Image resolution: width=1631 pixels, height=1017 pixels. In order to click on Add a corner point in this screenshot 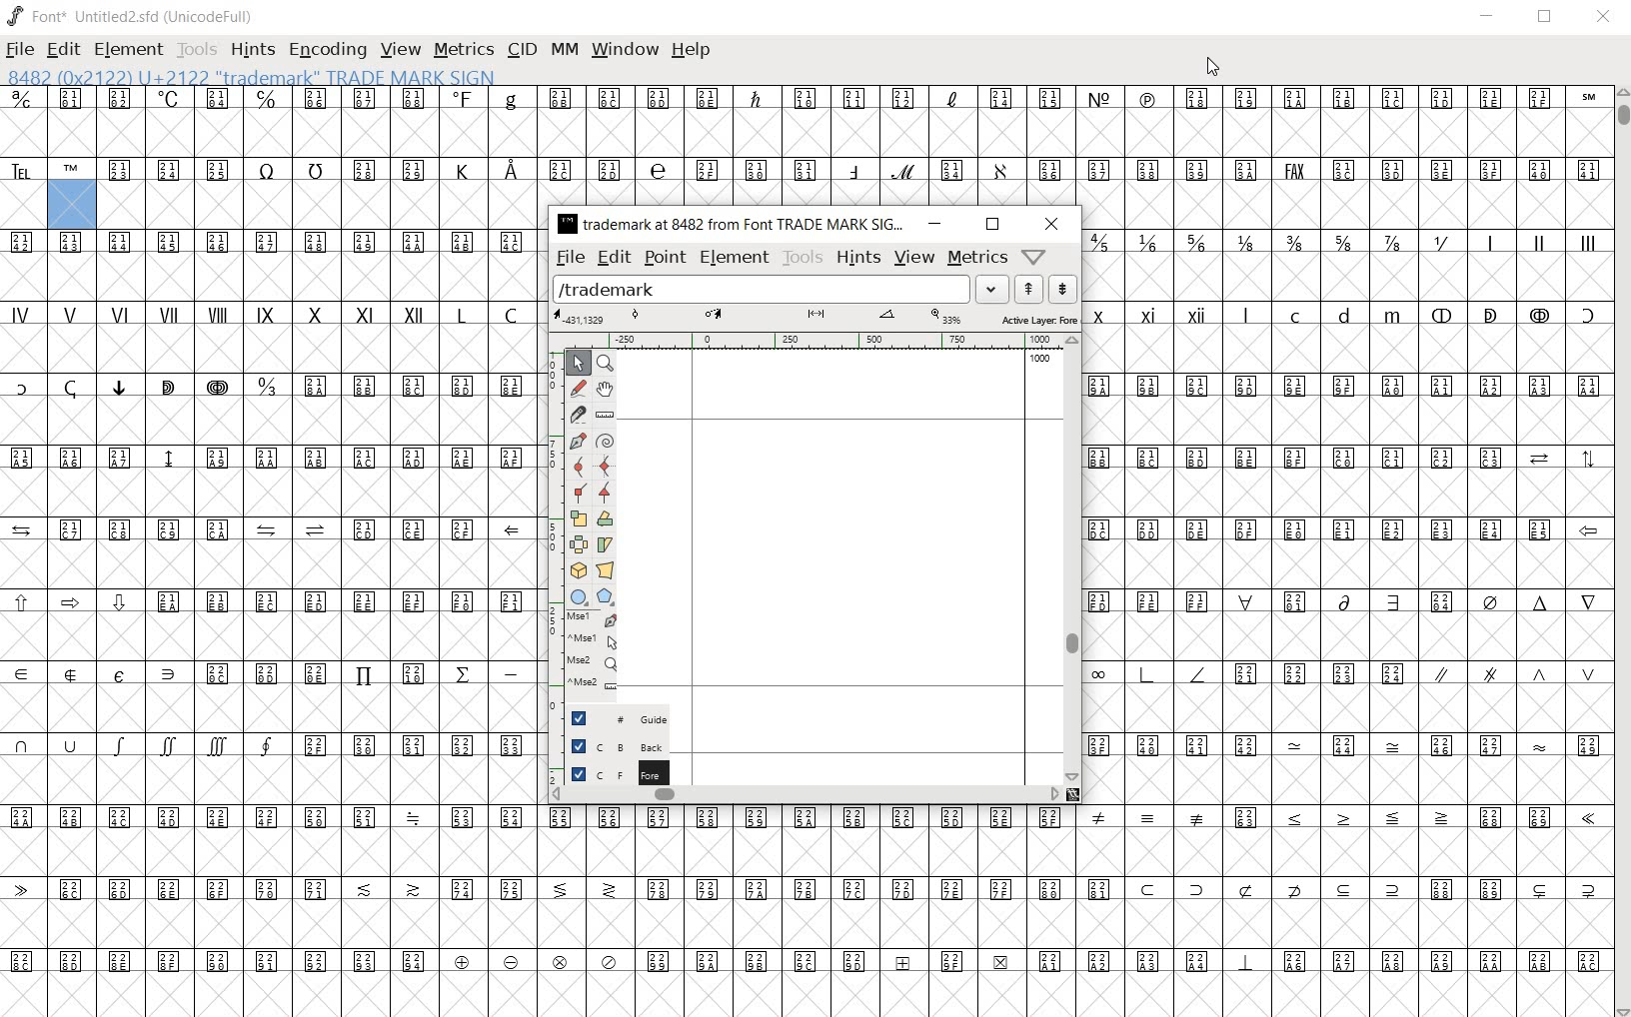, I will do `click(604, 493)`.